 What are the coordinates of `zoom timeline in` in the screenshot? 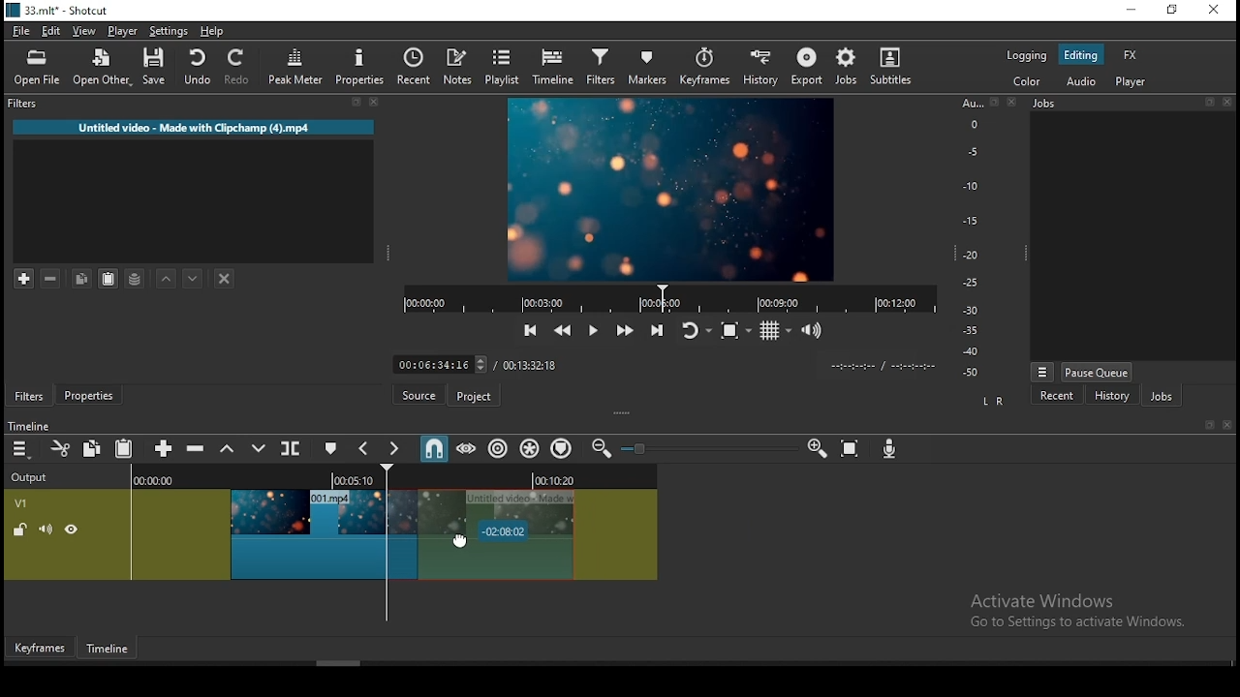 It's located at (817, 449).